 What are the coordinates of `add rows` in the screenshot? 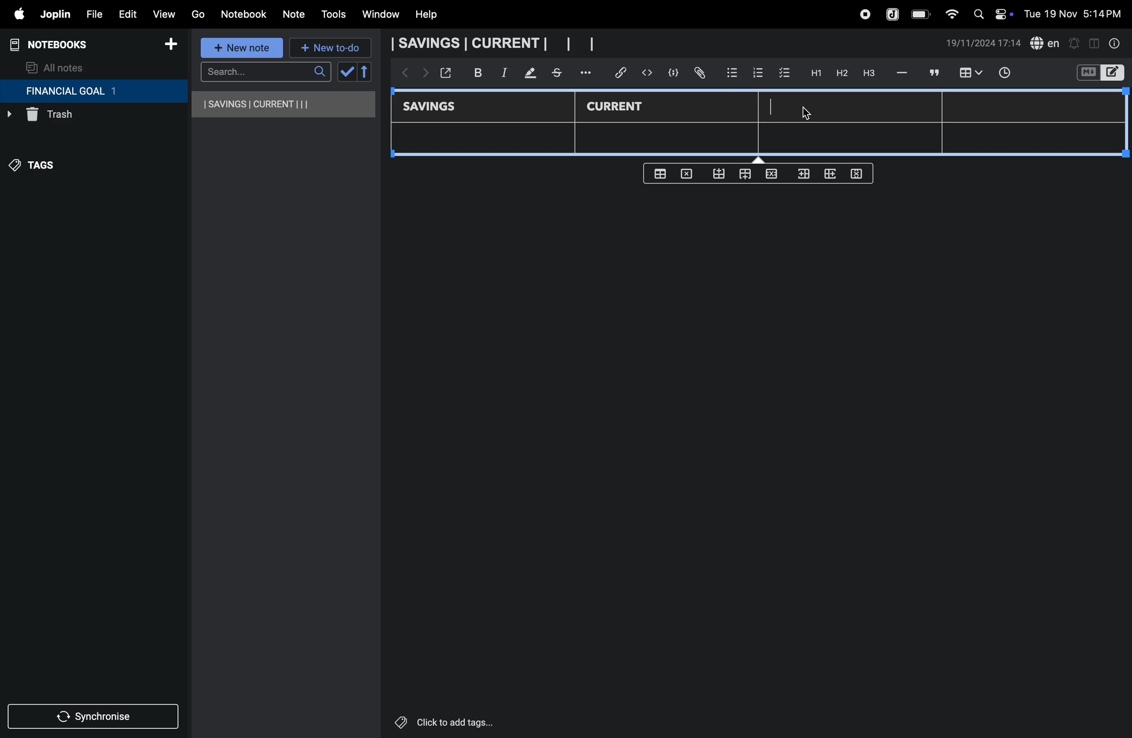 It's located at (829, 176).